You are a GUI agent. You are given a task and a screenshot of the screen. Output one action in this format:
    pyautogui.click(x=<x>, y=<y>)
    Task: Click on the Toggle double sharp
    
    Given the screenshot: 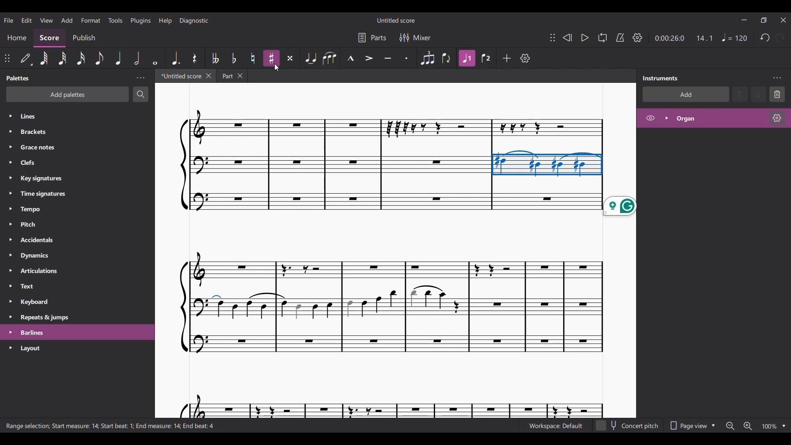 What is the action you would take?
    pyautogui.click(x=290, y=58)
    